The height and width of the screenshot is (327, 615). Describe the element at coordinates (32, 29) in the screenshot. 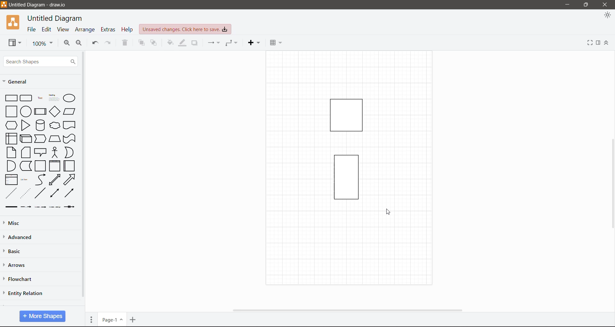

I see `File` at that location.